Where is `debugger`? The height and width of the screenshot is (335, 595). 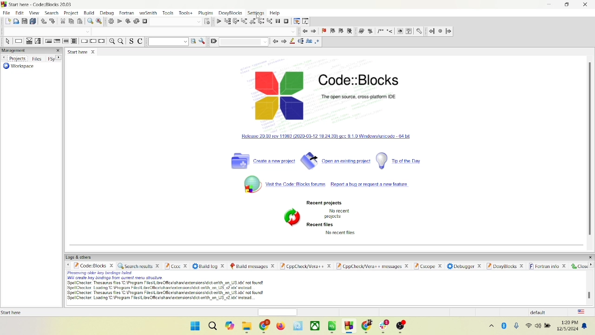
debugger is located at coordinates (463, 267).